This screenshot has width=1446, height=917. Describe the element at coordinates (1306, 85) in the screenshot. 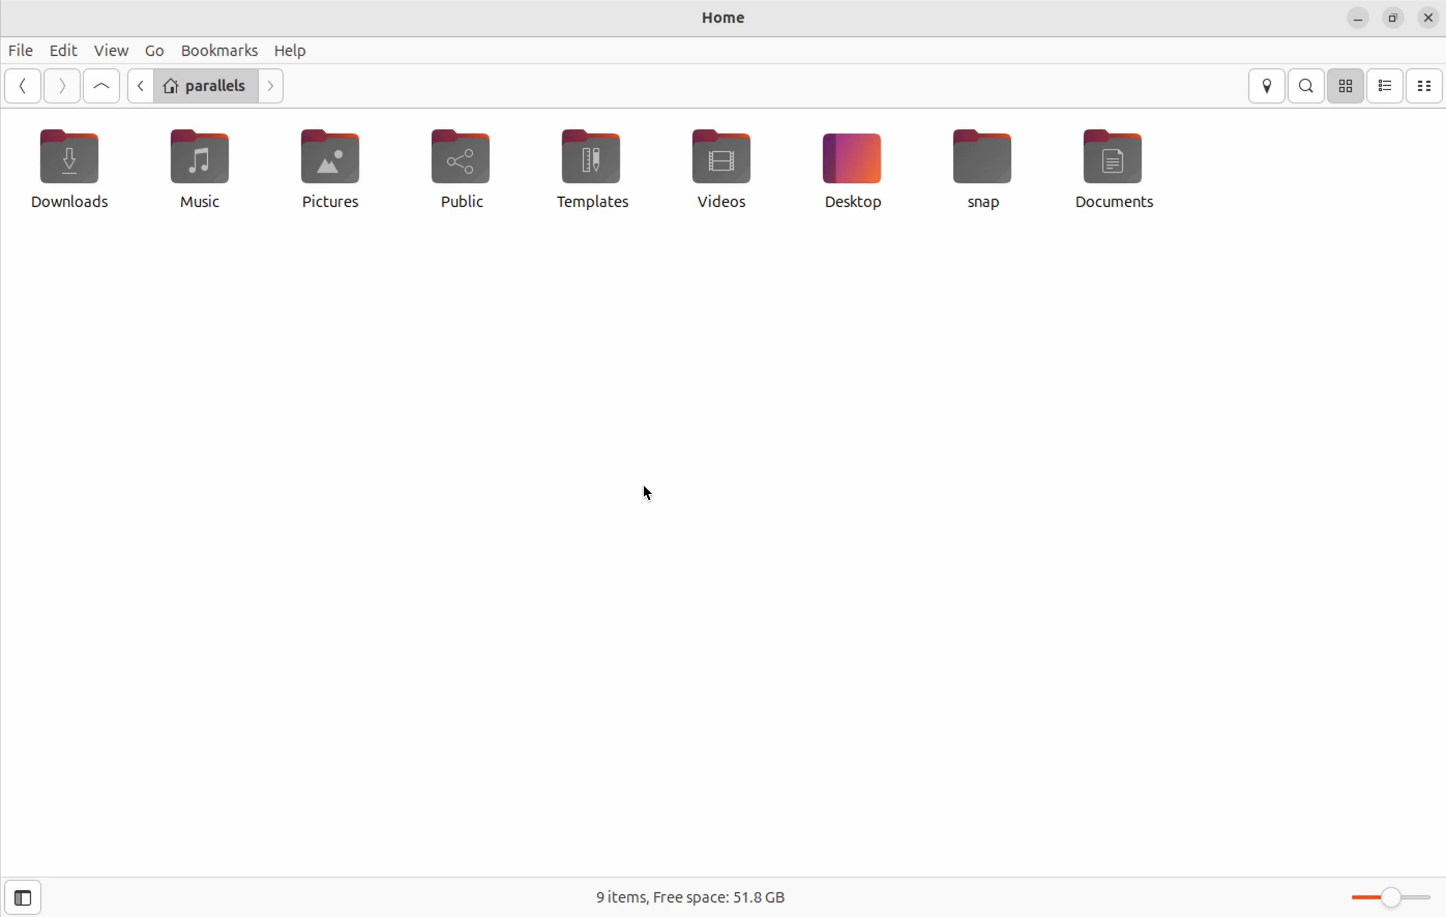

I see `search` at that location.